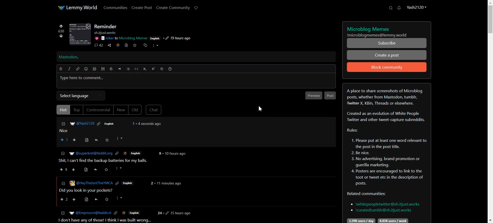 This screenshot has height=223, width=493. I want to click on » 2, so click(63, 170).